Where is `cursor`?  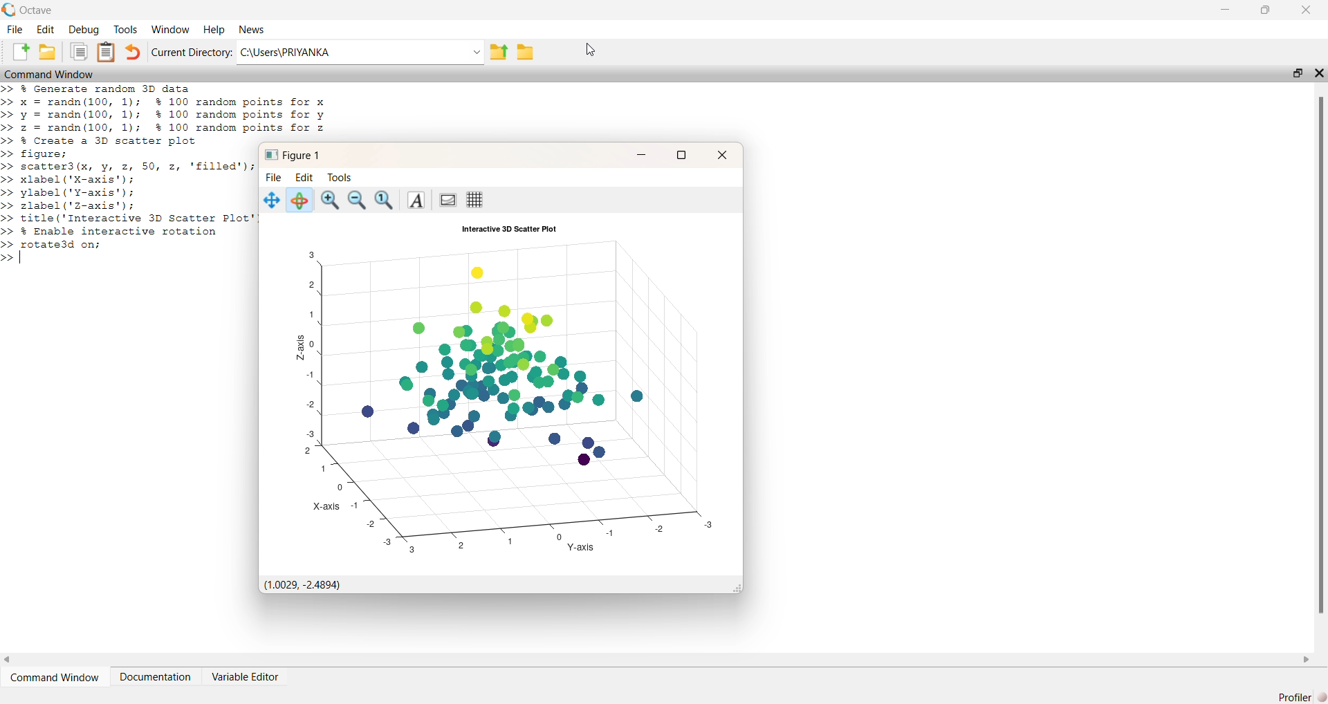
cursor is located at coordinates (591, 50).